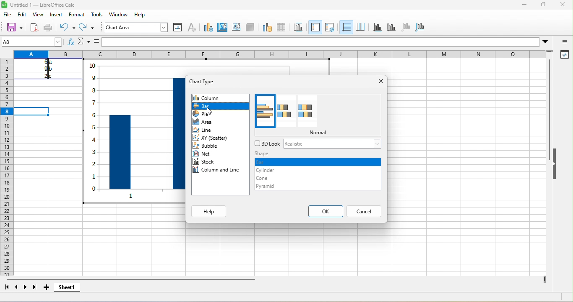  I want to click on cell selected, so click(33, 111).